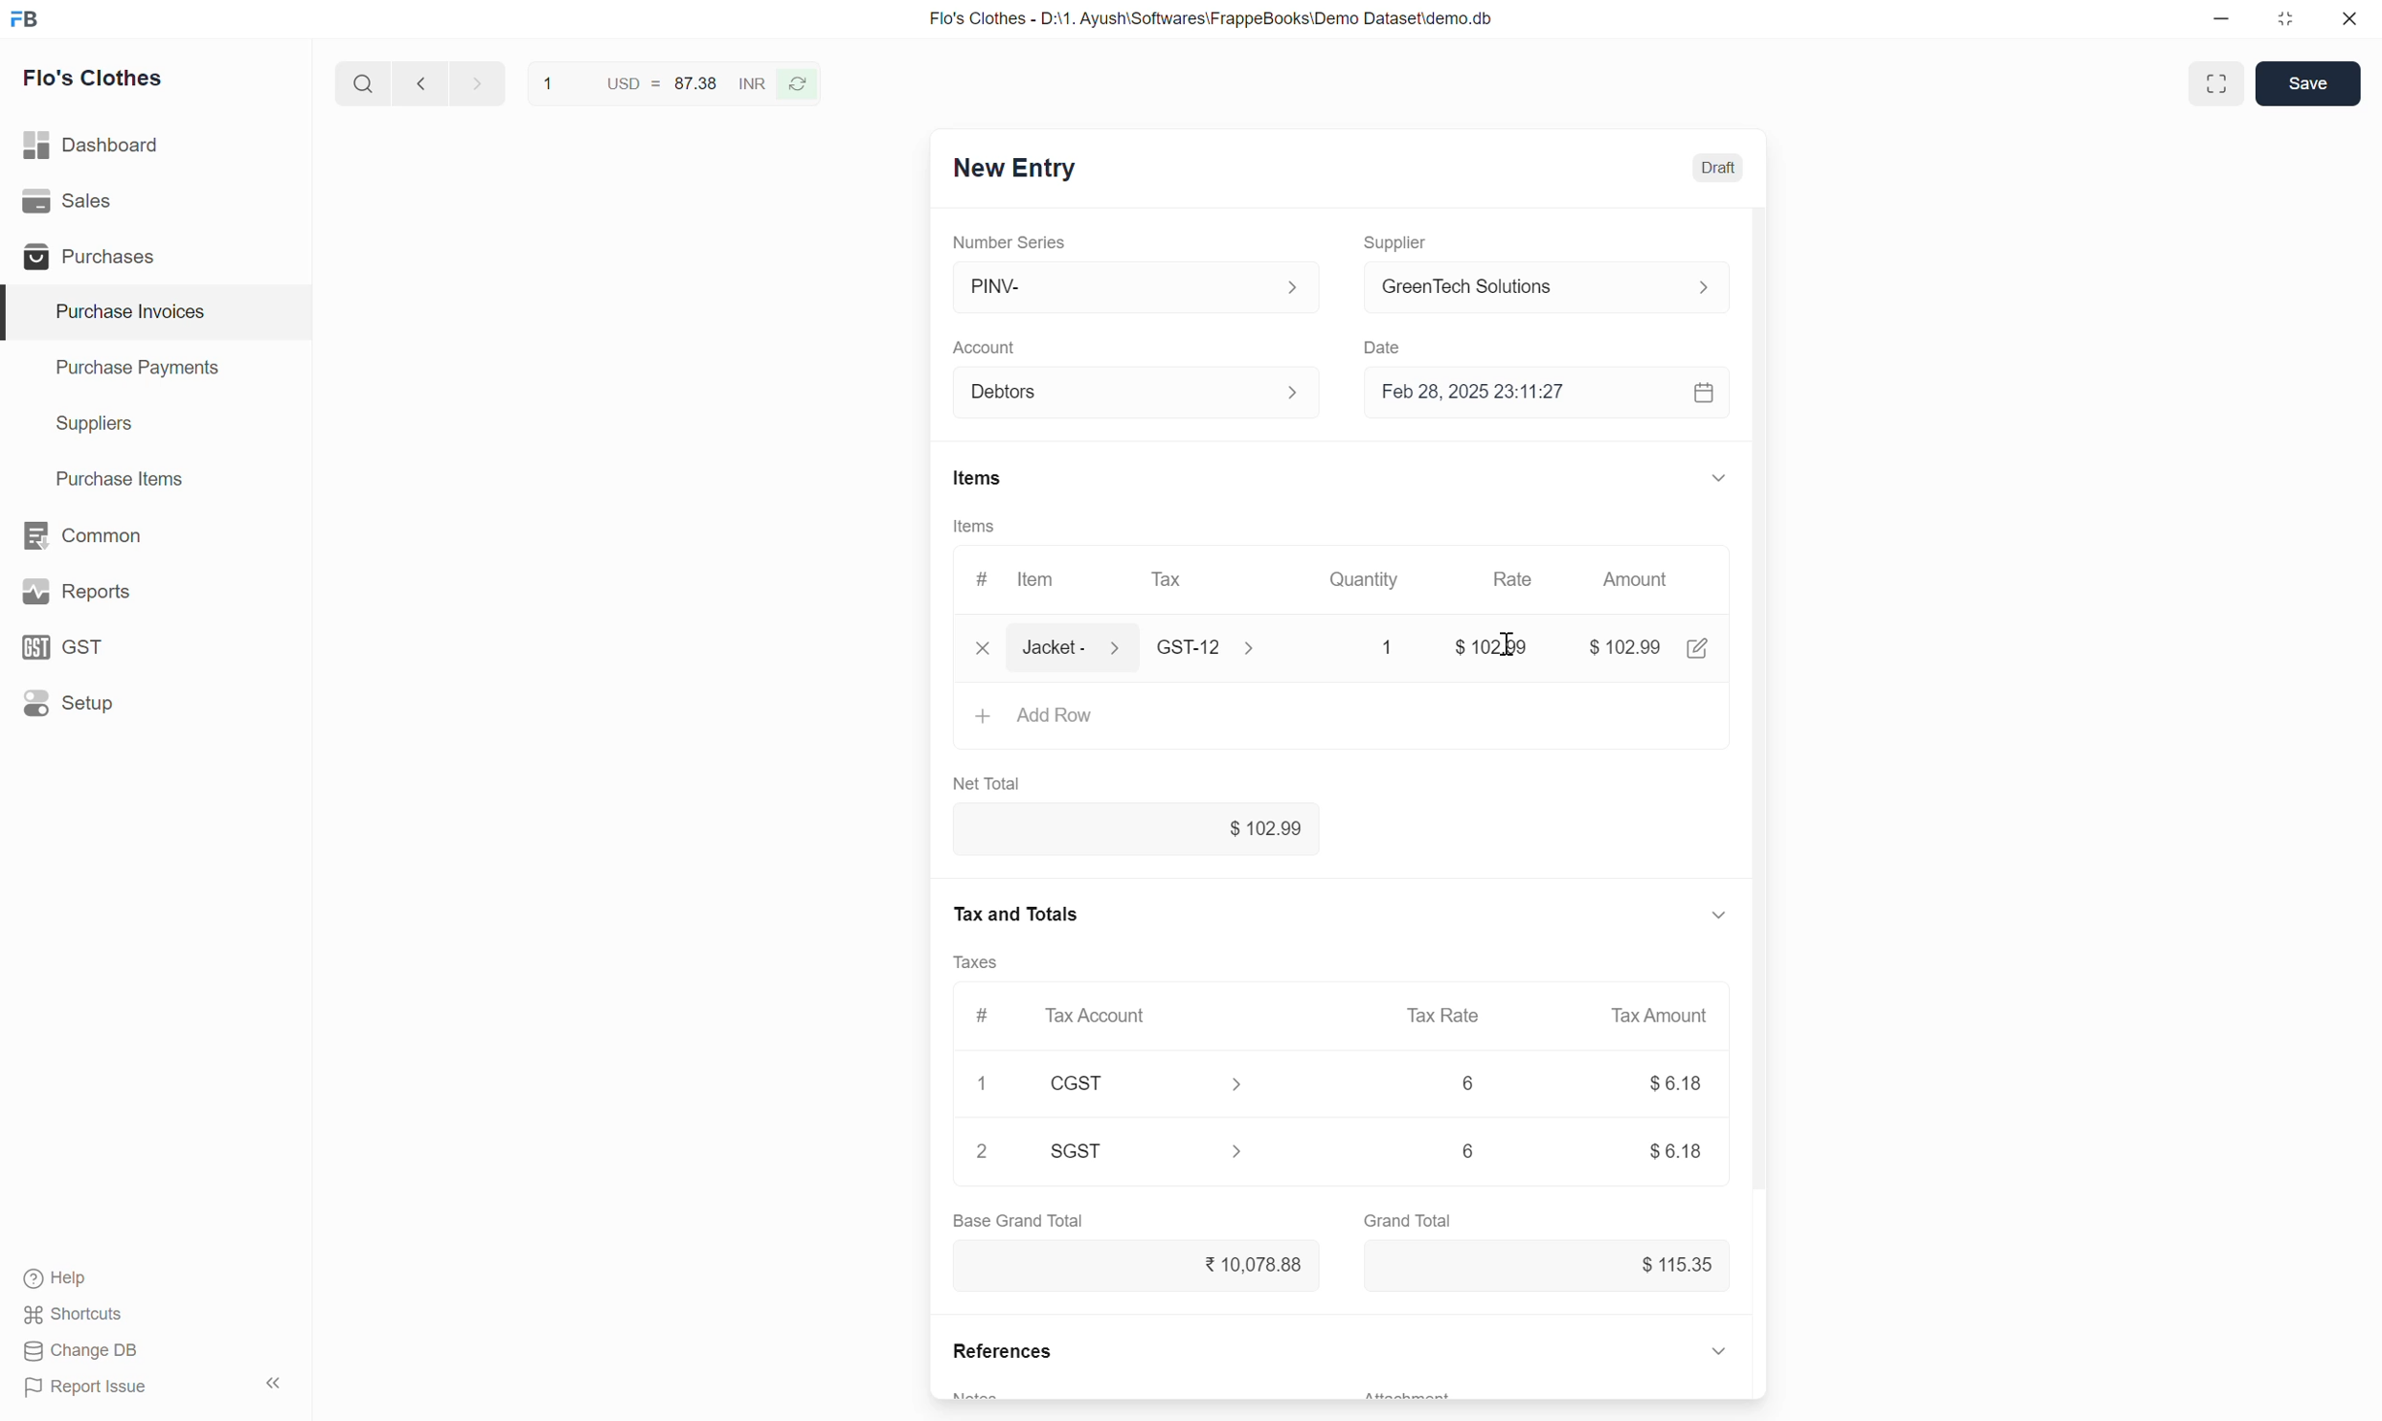 This screenshot has width=2382, height=1421. I want to click on Account, so click(986, 349).